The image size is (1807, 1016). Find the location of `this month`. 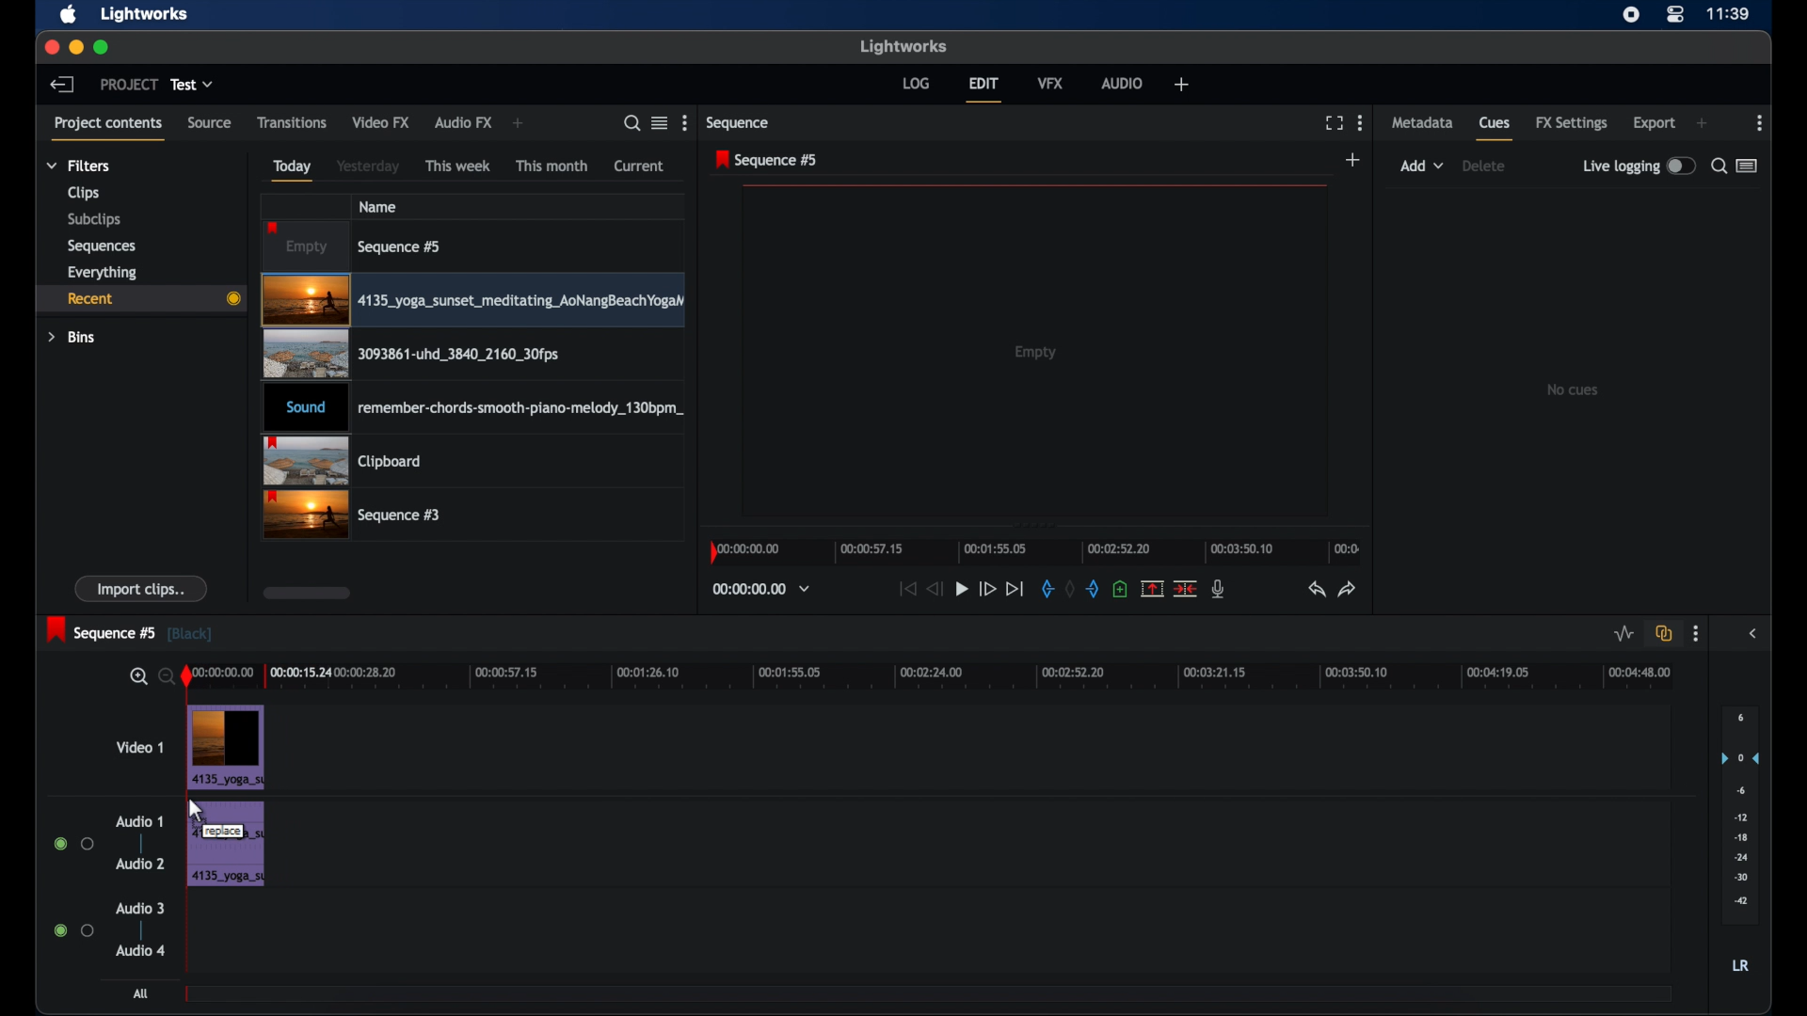

this month is located at coordinates (552, 166).